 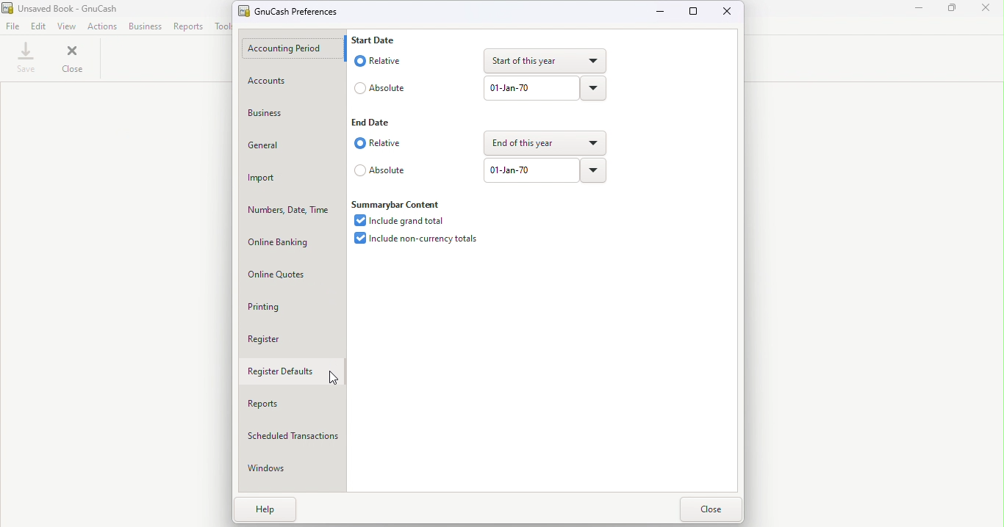 What do you see at coordinates (288, 11) in the screenshot?
I see `File name` at bounding box center [288, 11].